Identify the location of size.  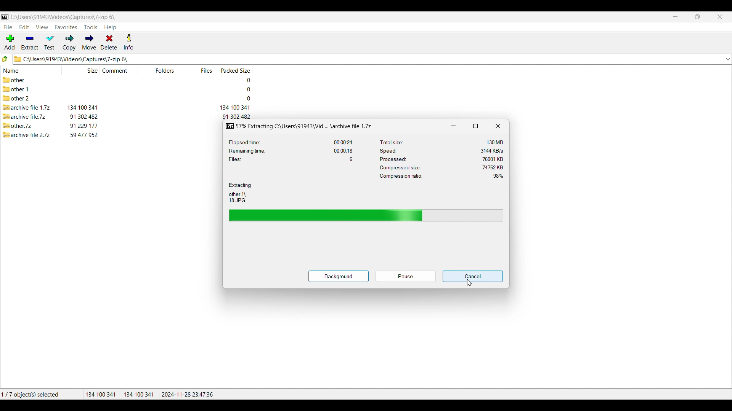
(82, 107).